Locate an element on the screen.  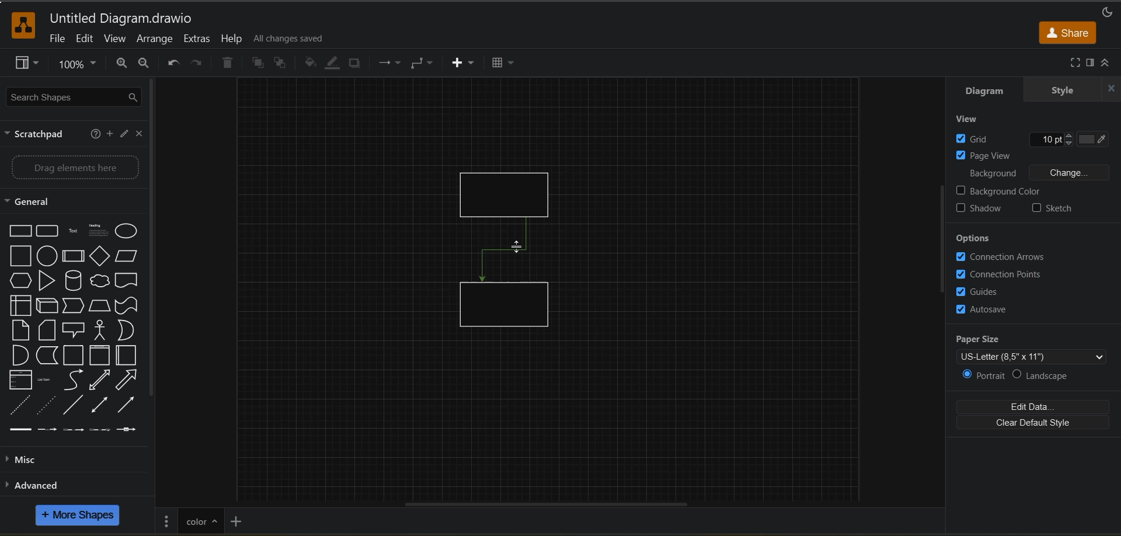
sketch is located at coordinates (1052, 208).